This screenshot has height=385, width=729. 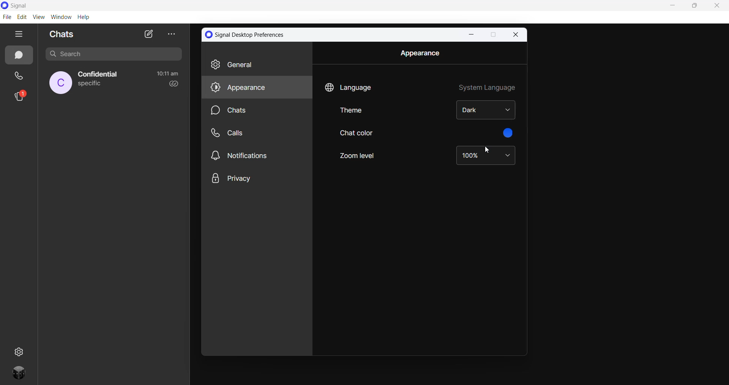 What do you see at coordinates (486, 156) in the screenshot?
I see `zoom level` at bounding box center [486, 156].